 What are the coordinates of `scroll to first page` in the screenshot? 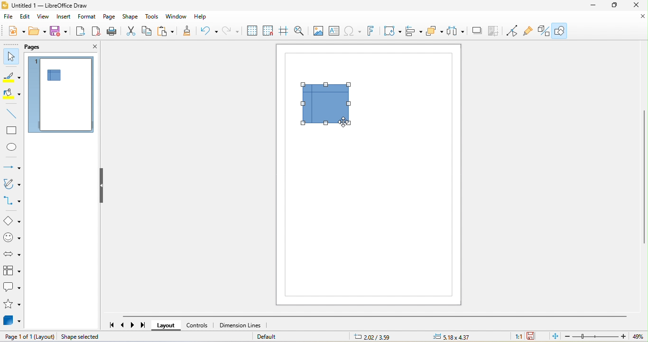 It's located at (111, 325).